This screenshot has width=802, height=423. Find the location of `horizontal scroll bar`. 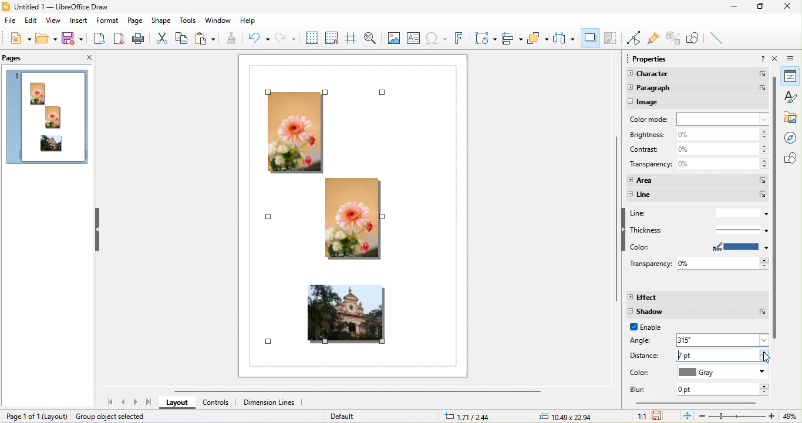

horizontal scroll bar is located at coordinates (366, 392).